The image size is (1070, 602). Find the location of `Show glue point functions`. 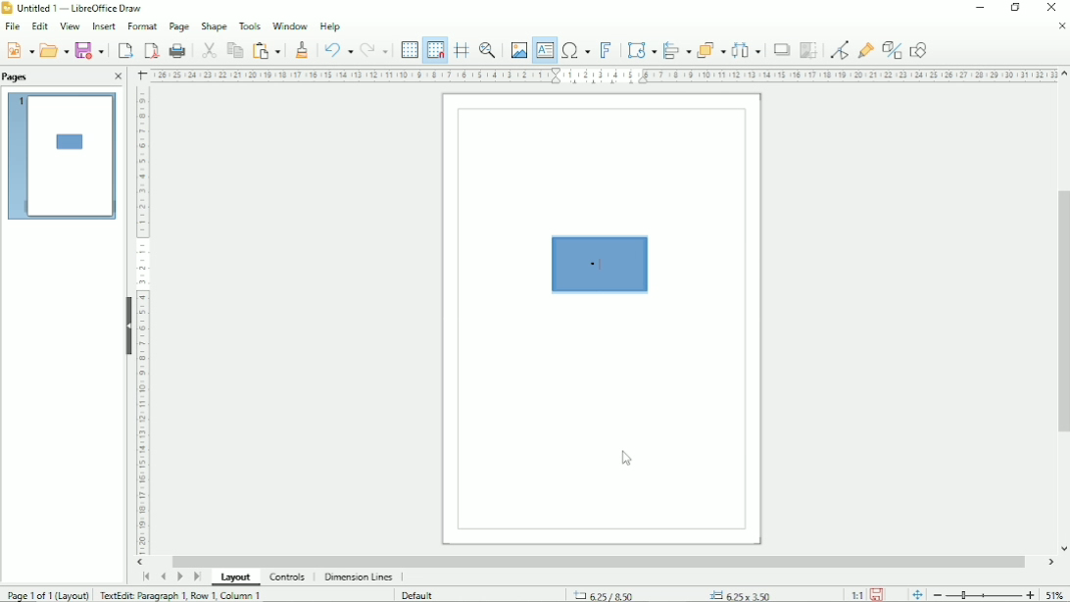

Show glue point functions is located at coordinates (867, 47).